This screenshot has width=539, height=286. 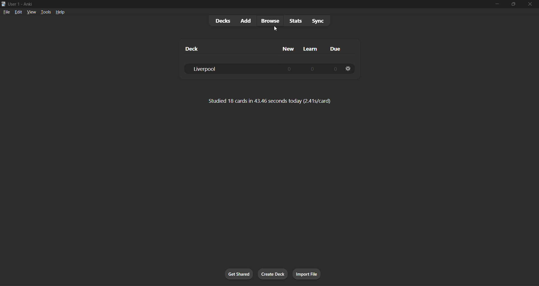 What do you see at coordinates (246, 20) in the screenshot?
I see `add` at bounding box center [246, 20].